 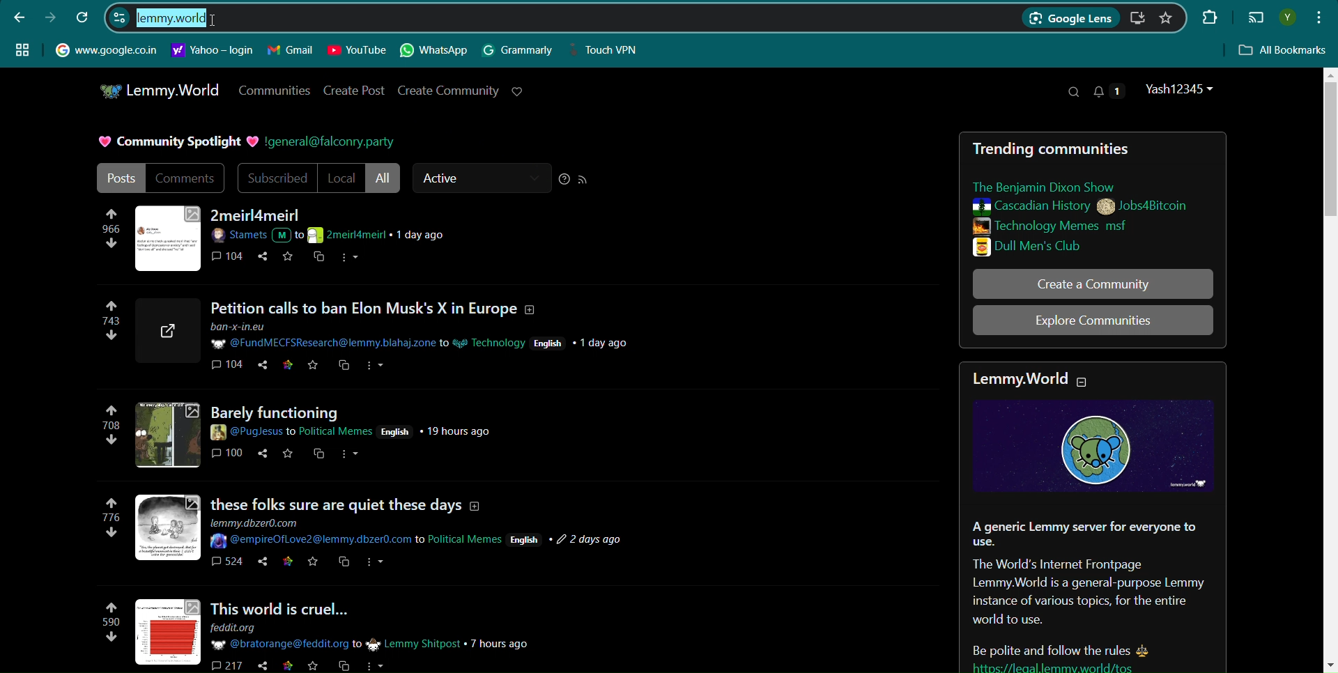 What do you see at coordinates (286, 667) in the screenshot?
I see `star` at bounding box center [286, 667].